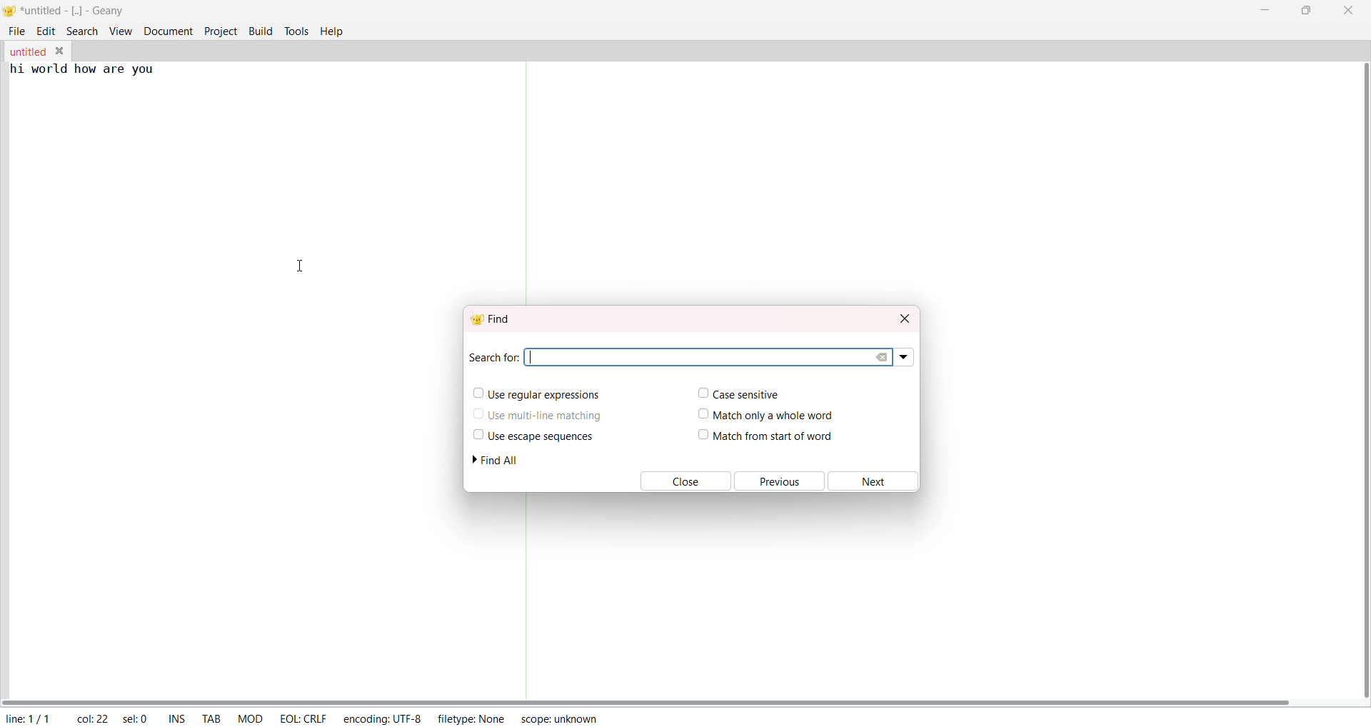 This screenshot has height=727, width=1371. I want to click on match from start of word, so click(763, 436).